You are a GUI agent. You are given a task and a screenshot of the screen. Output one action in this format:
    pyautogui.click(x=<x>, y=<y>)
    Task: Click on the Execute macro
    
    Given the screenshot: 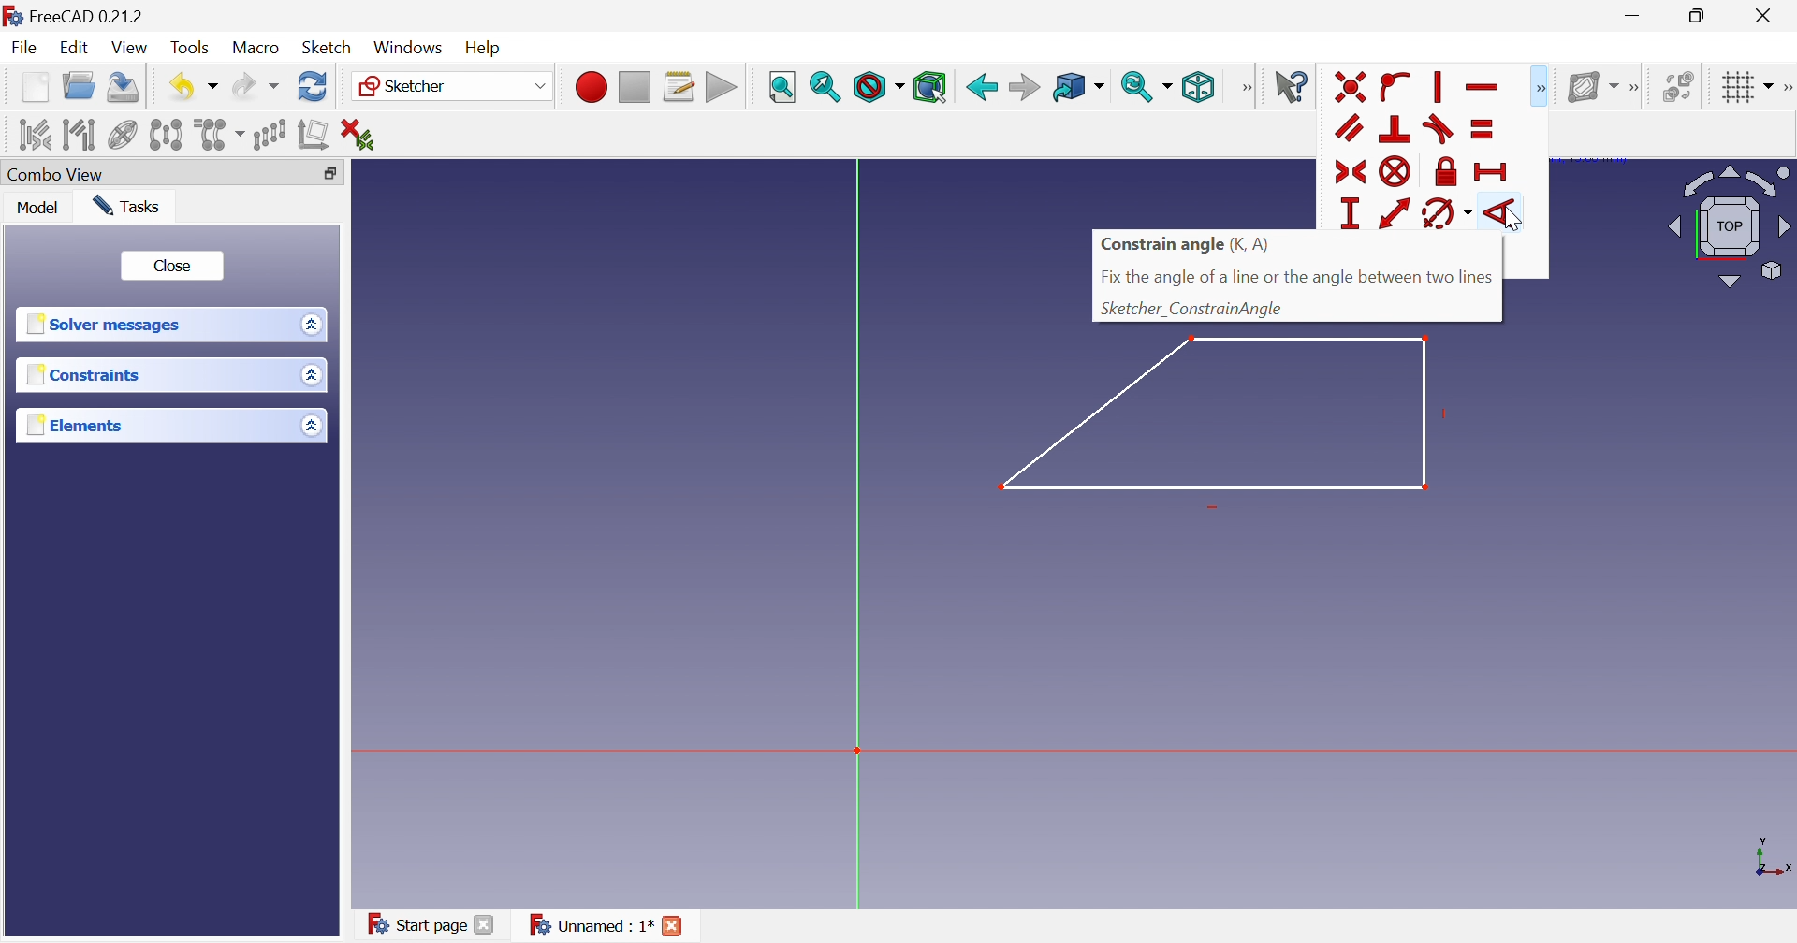 What is the action you would take?
    pyautogui.click(x=720, y=87)
    